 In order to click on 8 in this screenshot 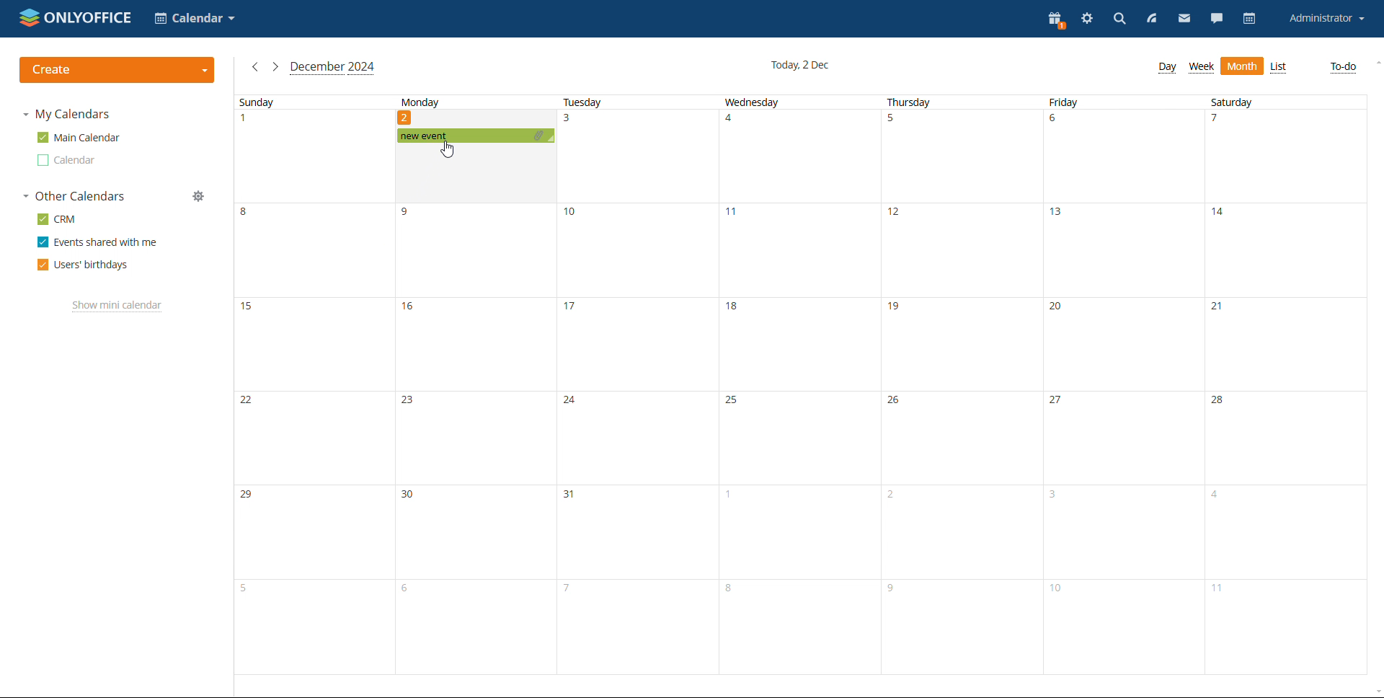, I will do `click(250, 216)`.